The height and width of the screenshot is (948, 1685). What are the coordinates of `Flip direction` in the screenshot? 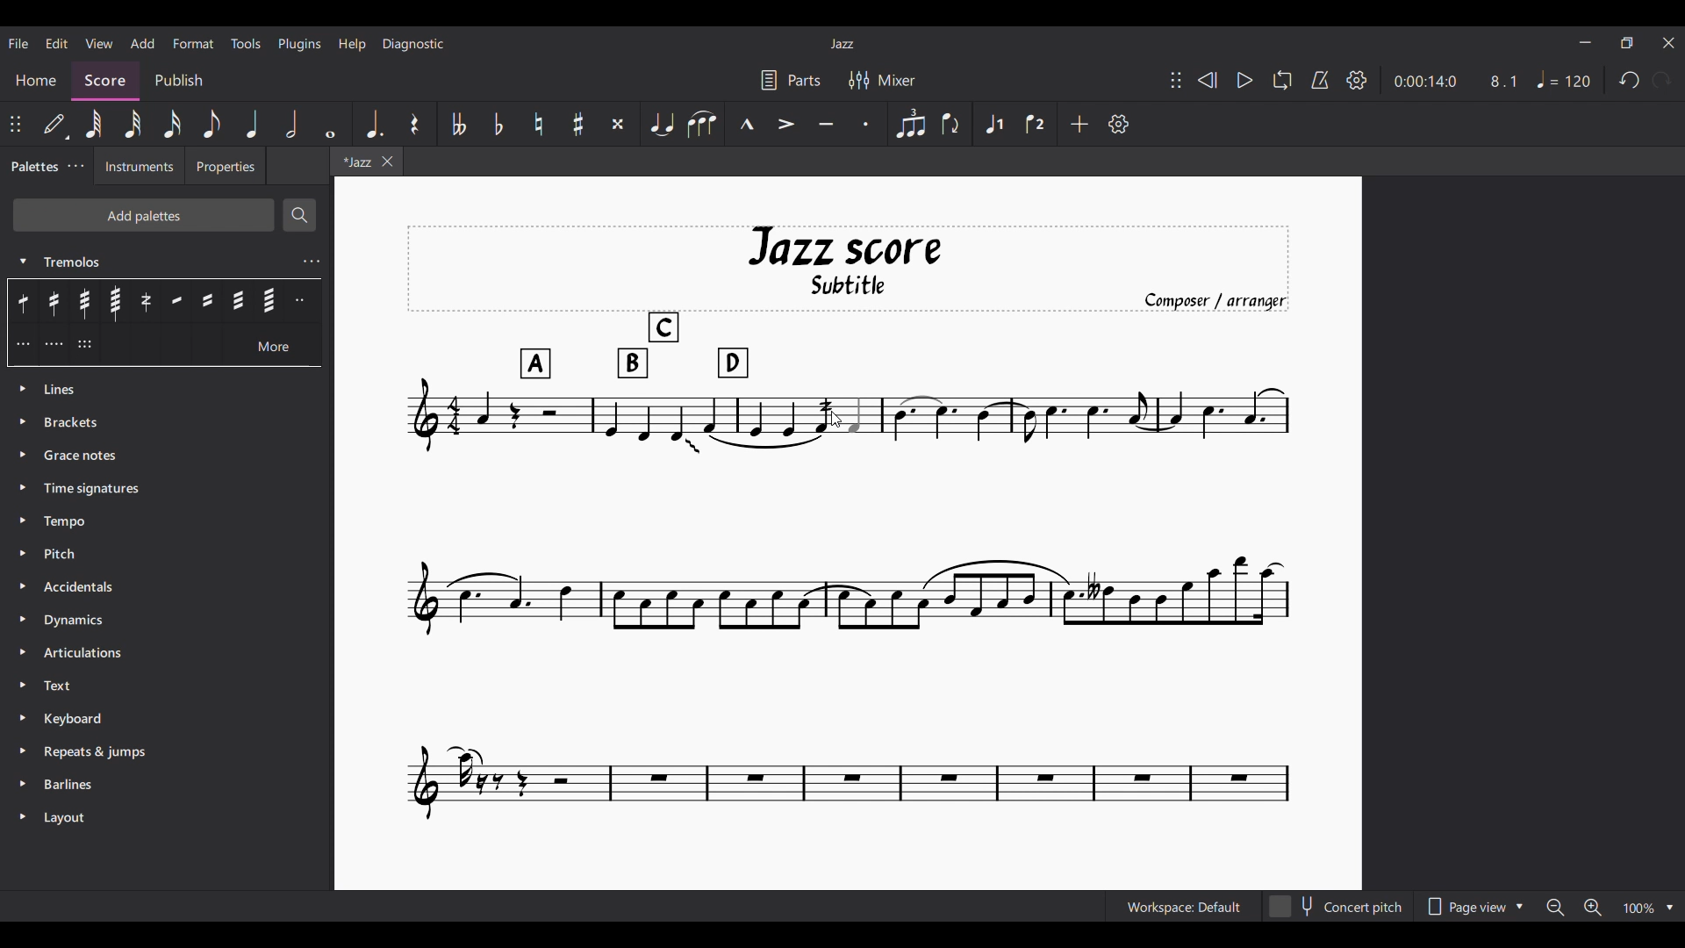 It's located at (953, 125).